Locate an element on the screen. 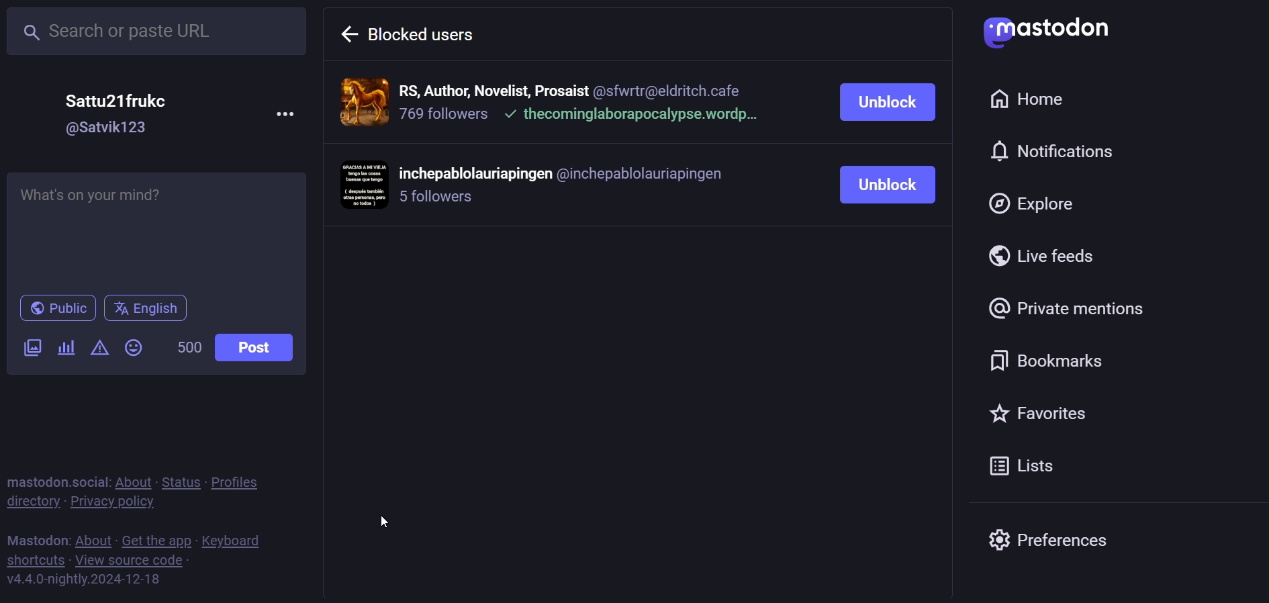 The height and width of the screenshot is (603, 1269). text is located at coordinates (36, 538).